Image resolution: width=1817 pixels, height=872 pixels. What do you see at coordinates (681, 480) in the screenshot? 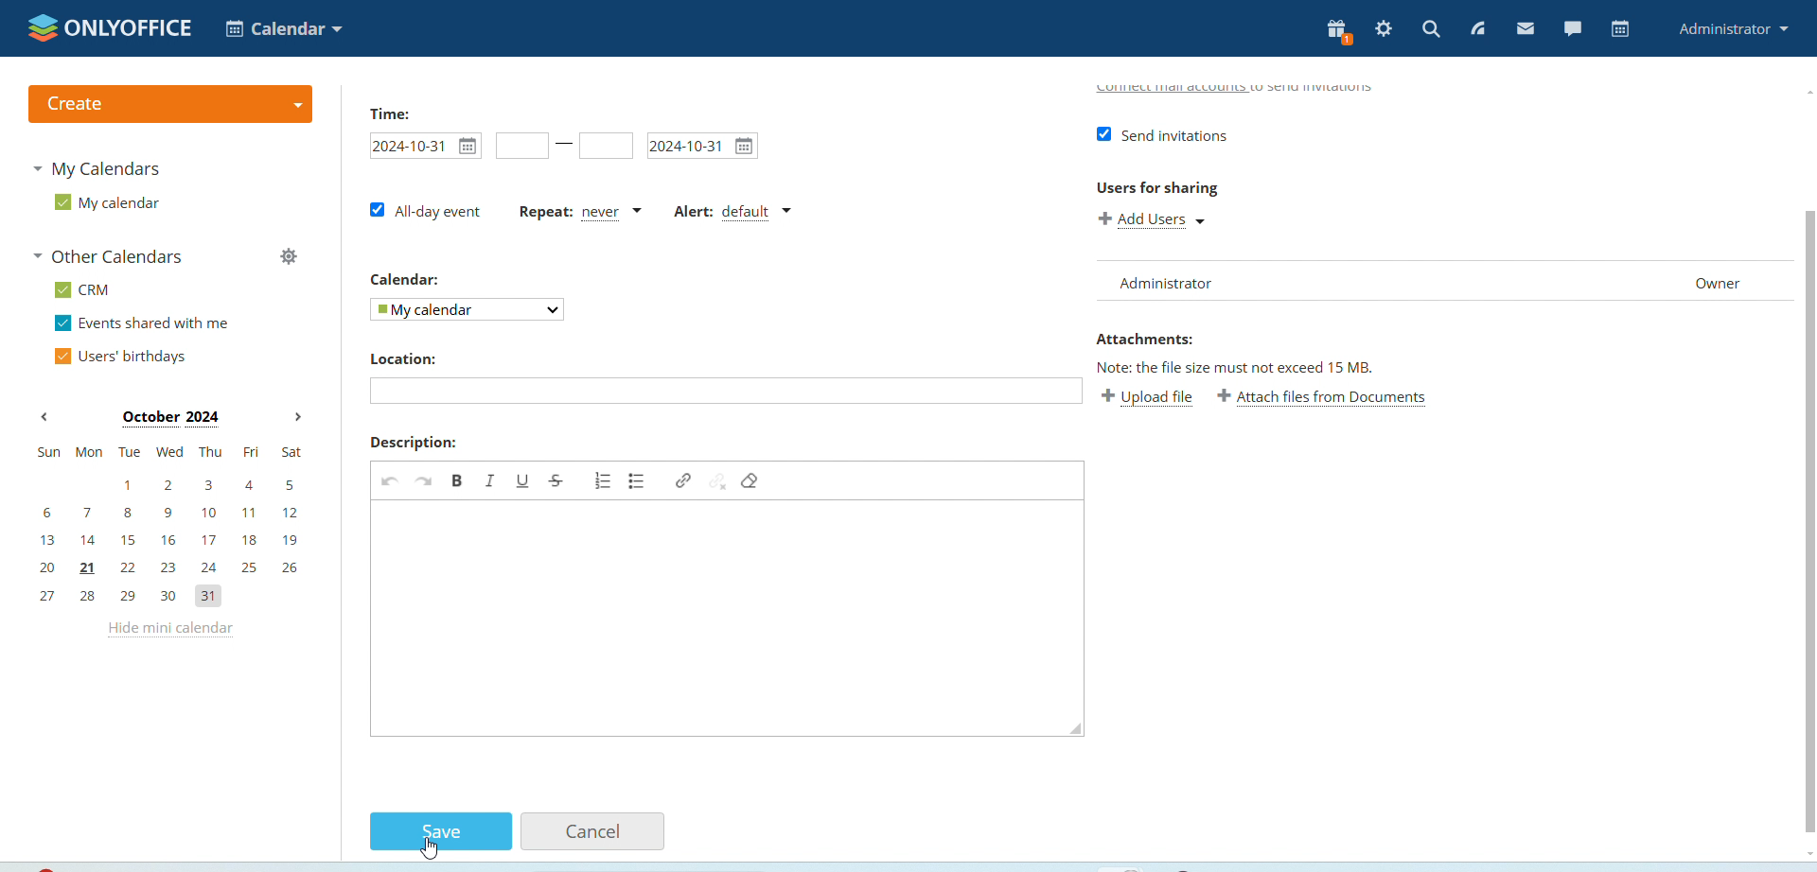
I see `Link` at bounding box center [681, 480].